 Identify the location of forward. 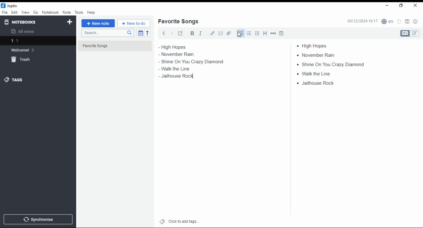
(172, 33).